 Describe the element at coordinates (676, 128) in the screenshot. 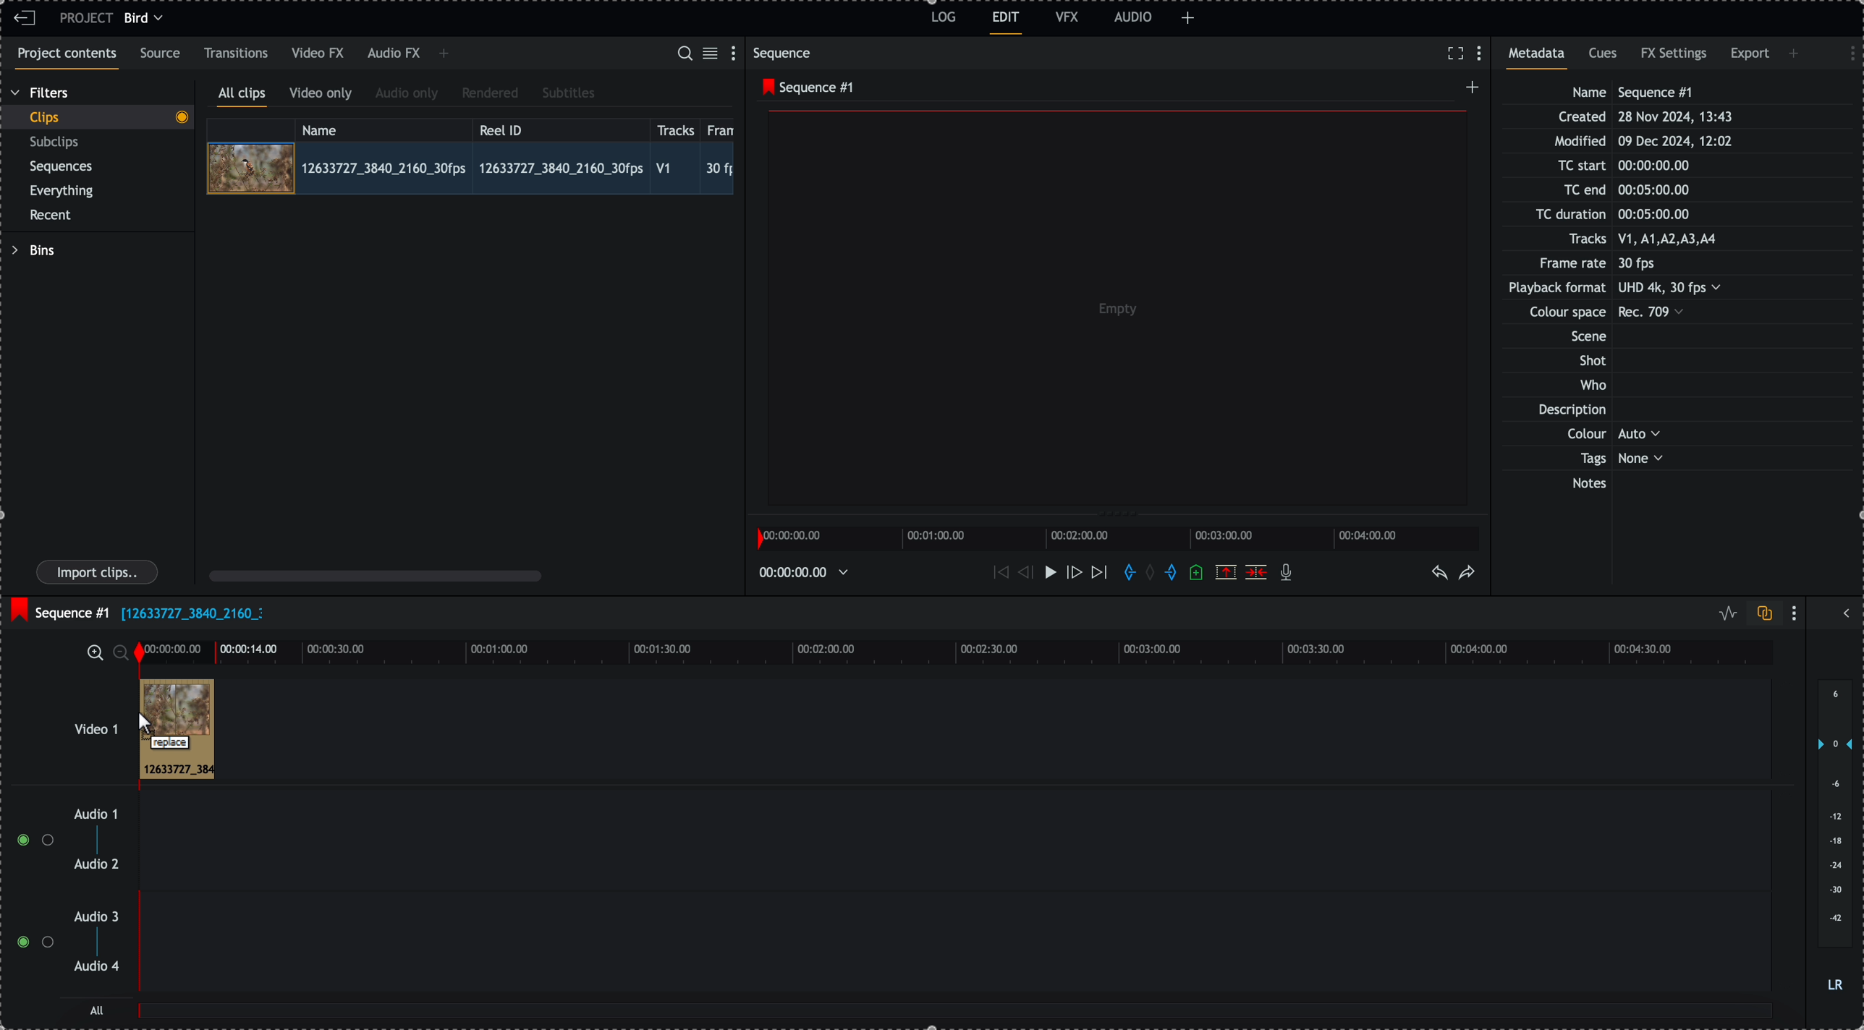

I see `tracks` at that location.